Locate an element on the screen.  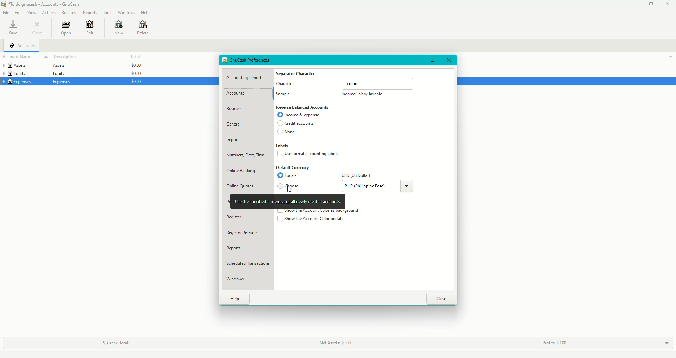
Account Name is located at coordinates (25, 57).